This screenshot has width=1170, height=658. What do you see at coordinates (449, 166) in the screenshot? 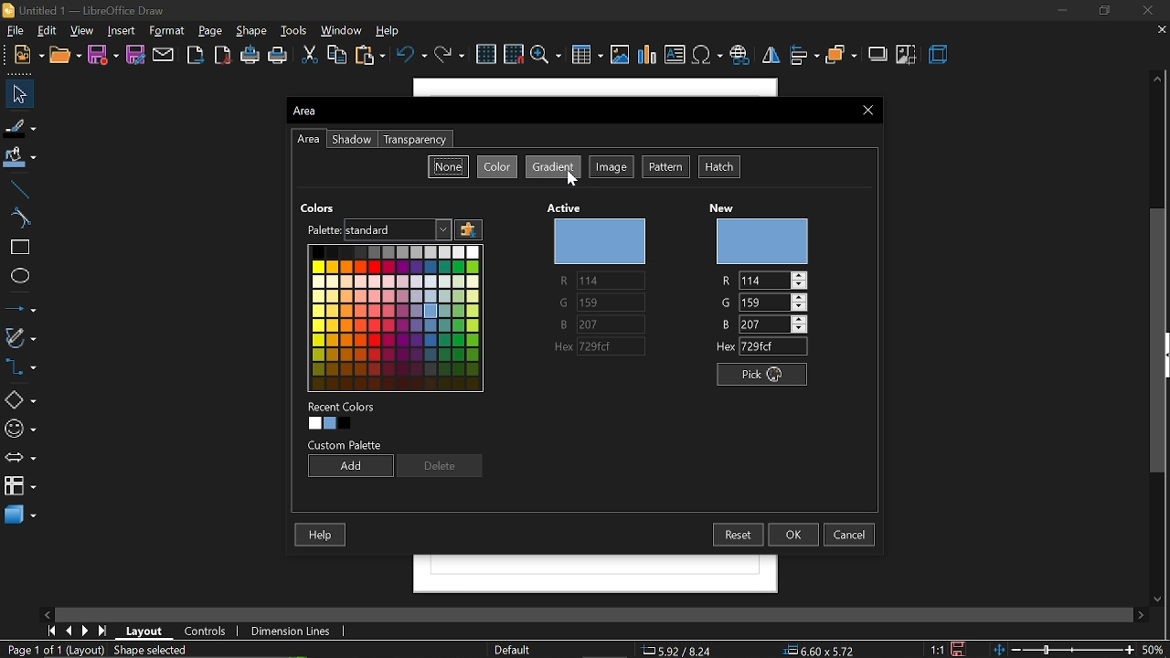
I see `None` at bounding box center [449, 166].